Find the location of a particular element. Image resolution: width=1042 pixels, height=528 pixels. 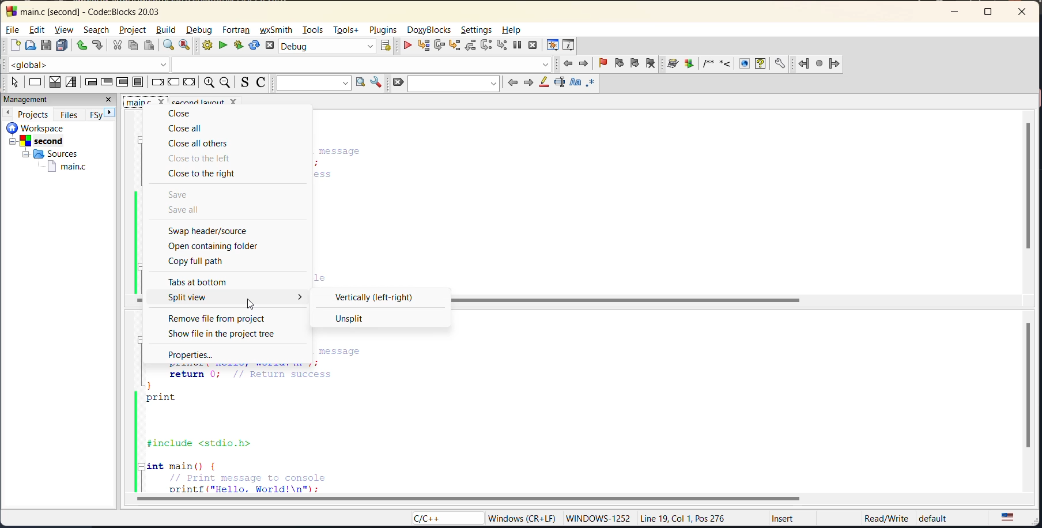

debugging windows is located at coordinates (554, 44).